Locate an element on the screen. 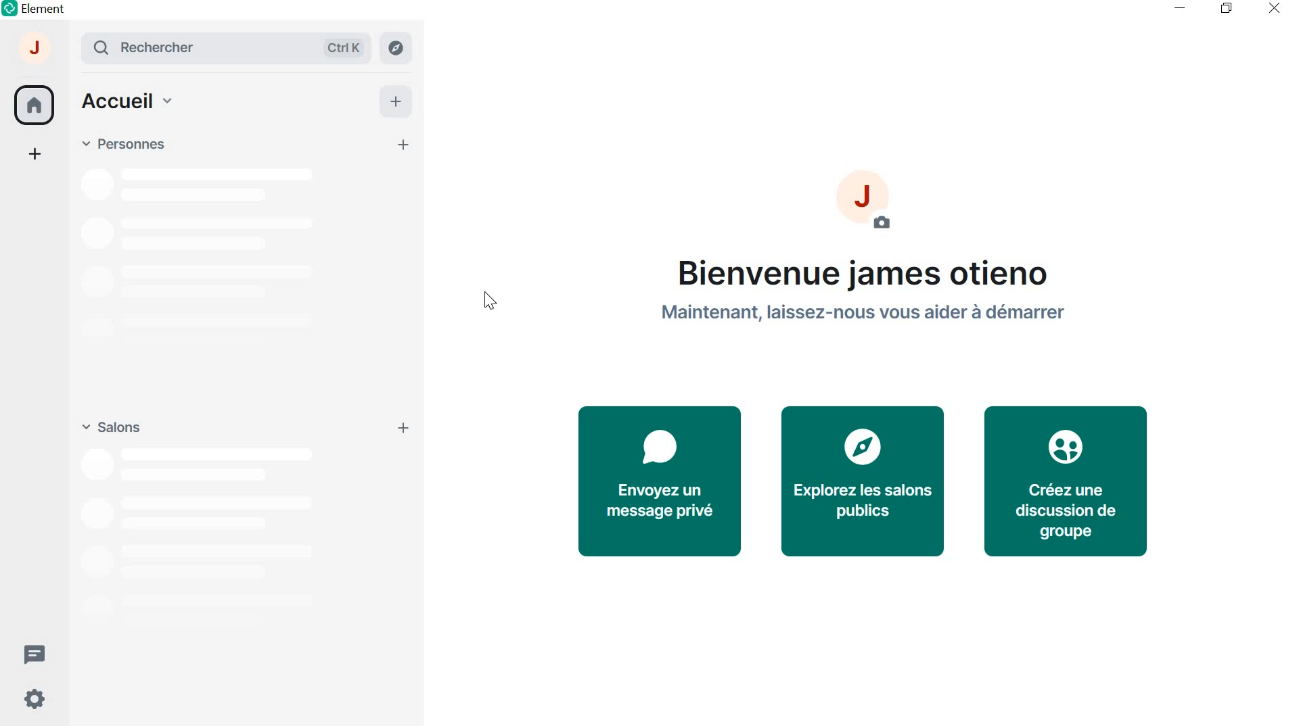  cursor is located at coordinates (490, 303).